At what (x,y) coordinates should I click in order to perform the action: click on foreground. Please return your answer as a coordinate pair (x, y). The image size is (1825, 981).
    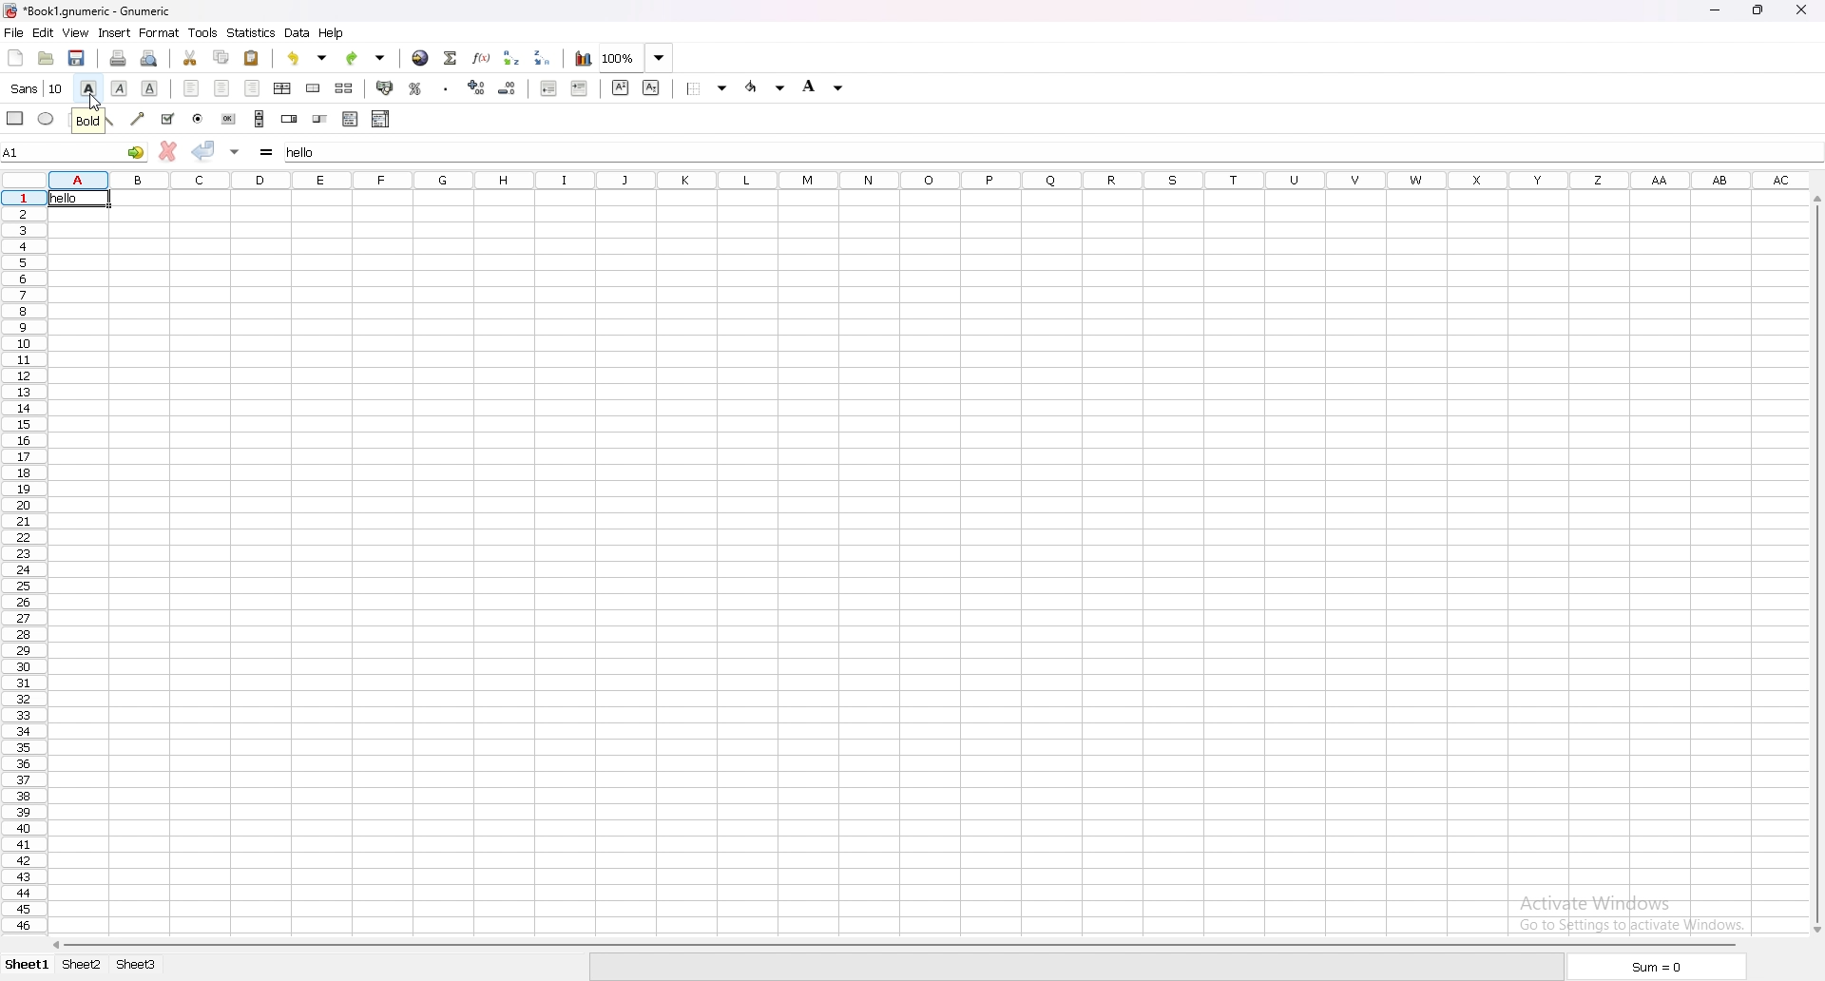
    Looking at the image, I should click on (825, 85).